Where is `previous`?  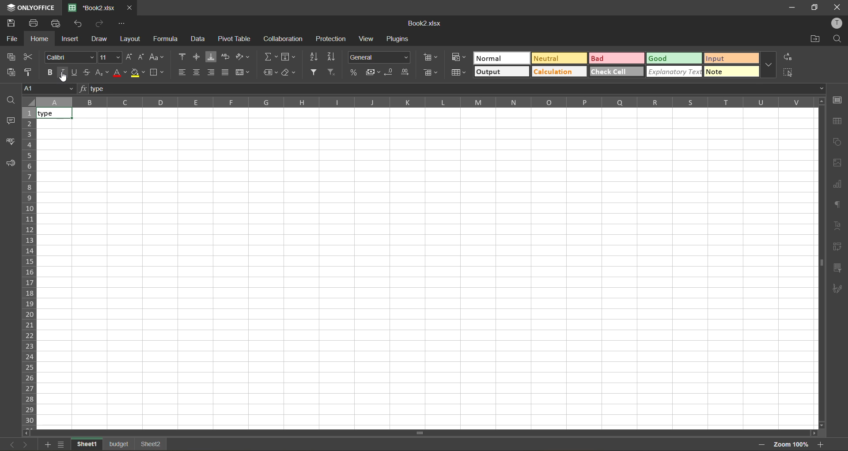 previous is located at coordinates (9, 446).